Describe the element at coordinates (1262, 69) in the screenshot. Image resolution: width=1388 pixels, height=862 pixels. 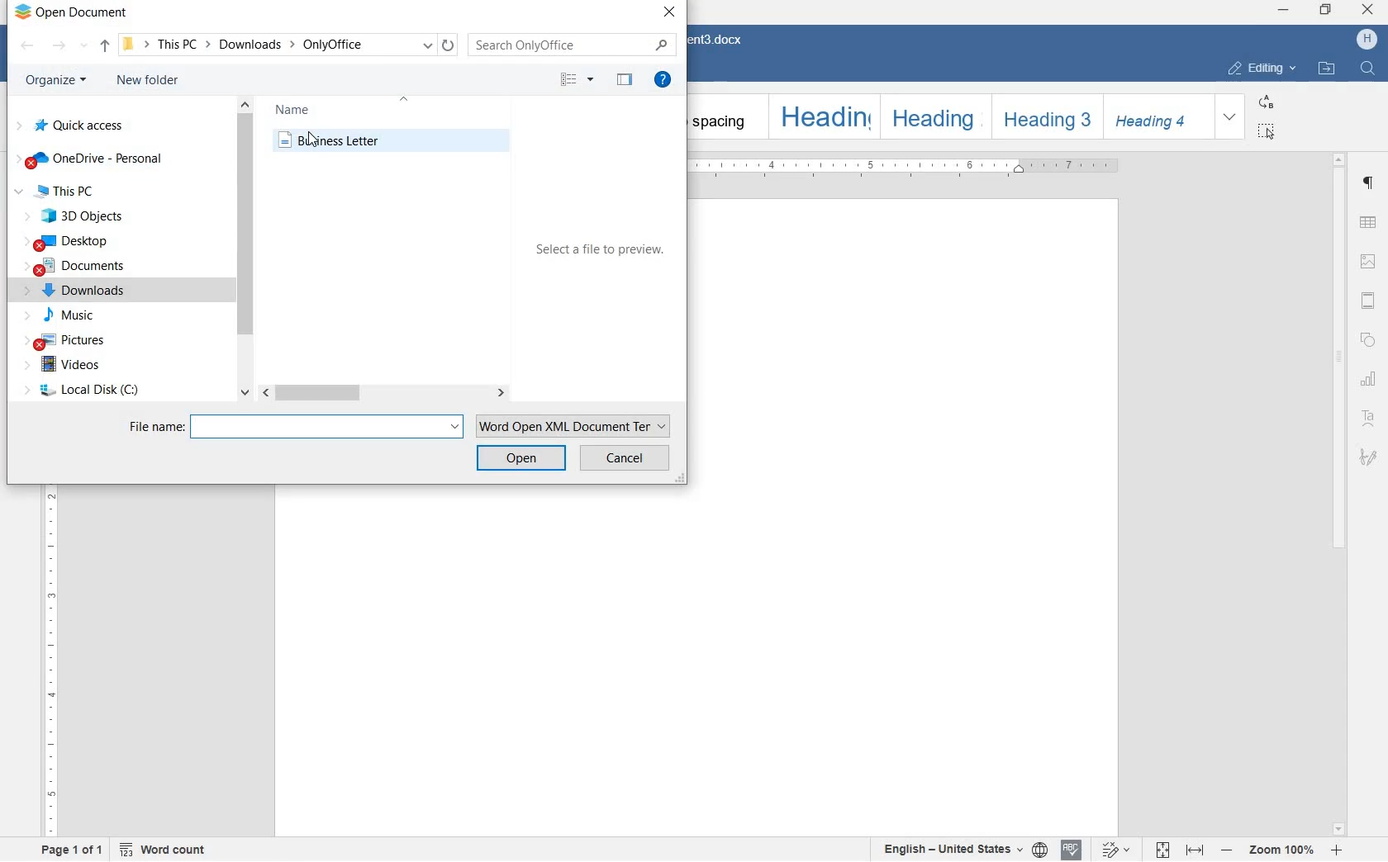
I see `editing` at that location.